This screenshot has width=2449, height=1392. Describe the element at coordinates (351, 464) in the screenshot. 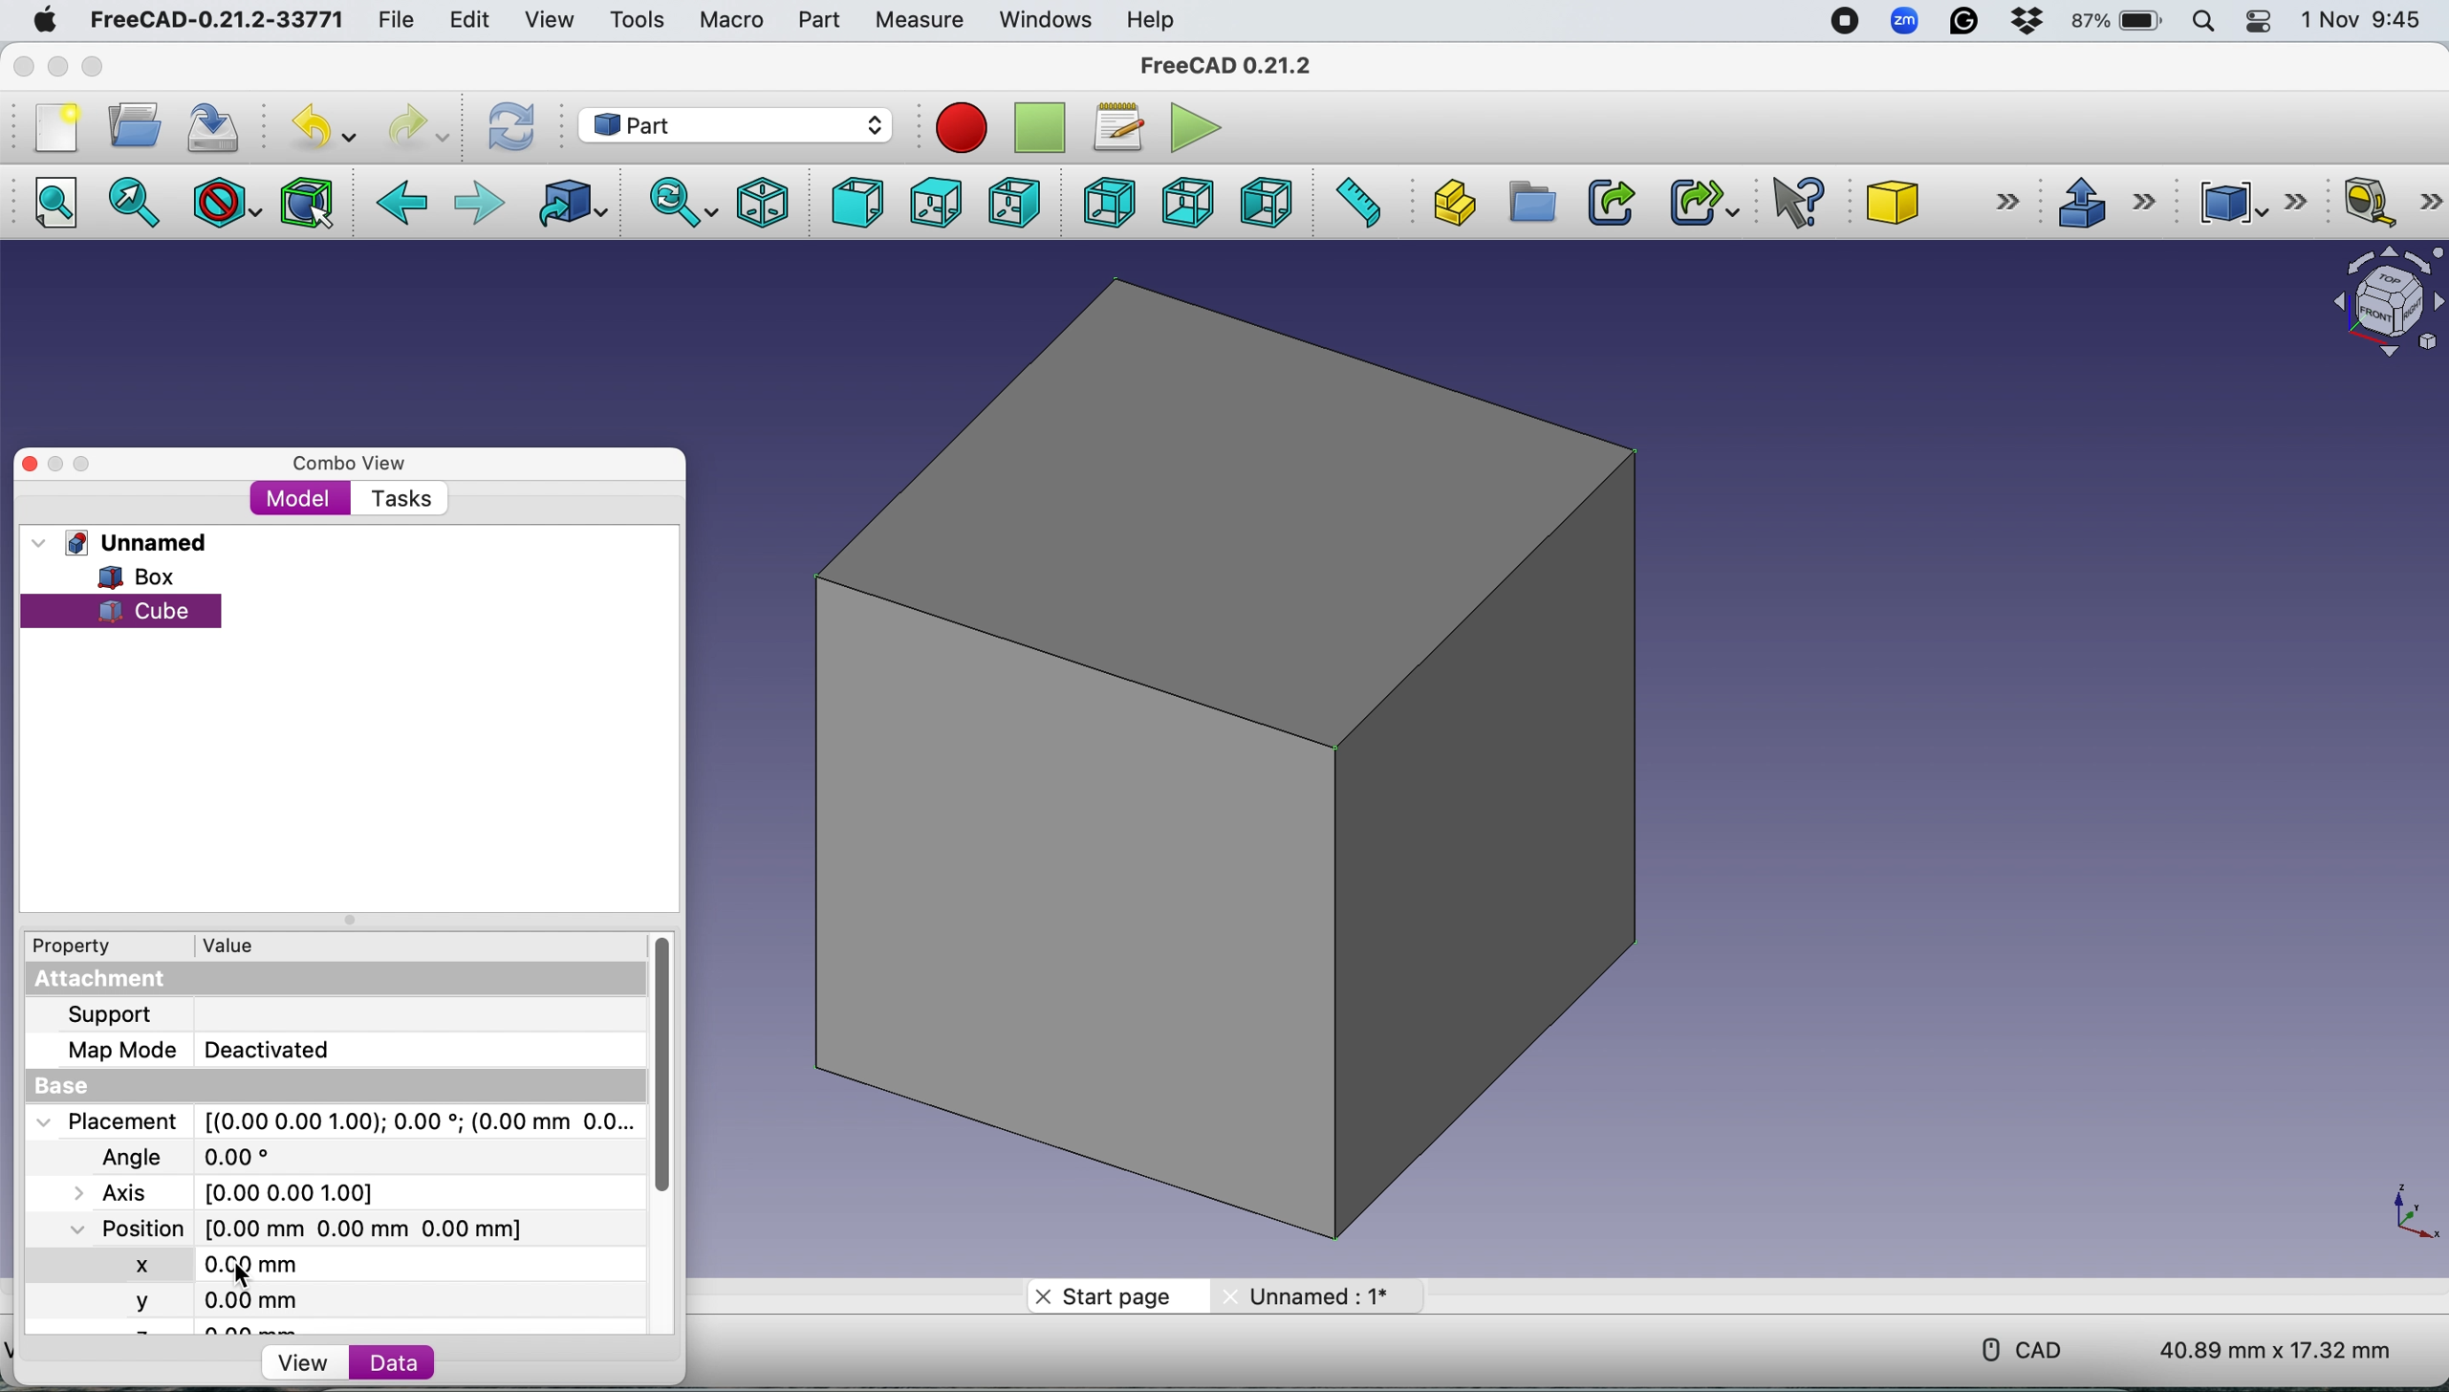

I see `Combo view` at that location.